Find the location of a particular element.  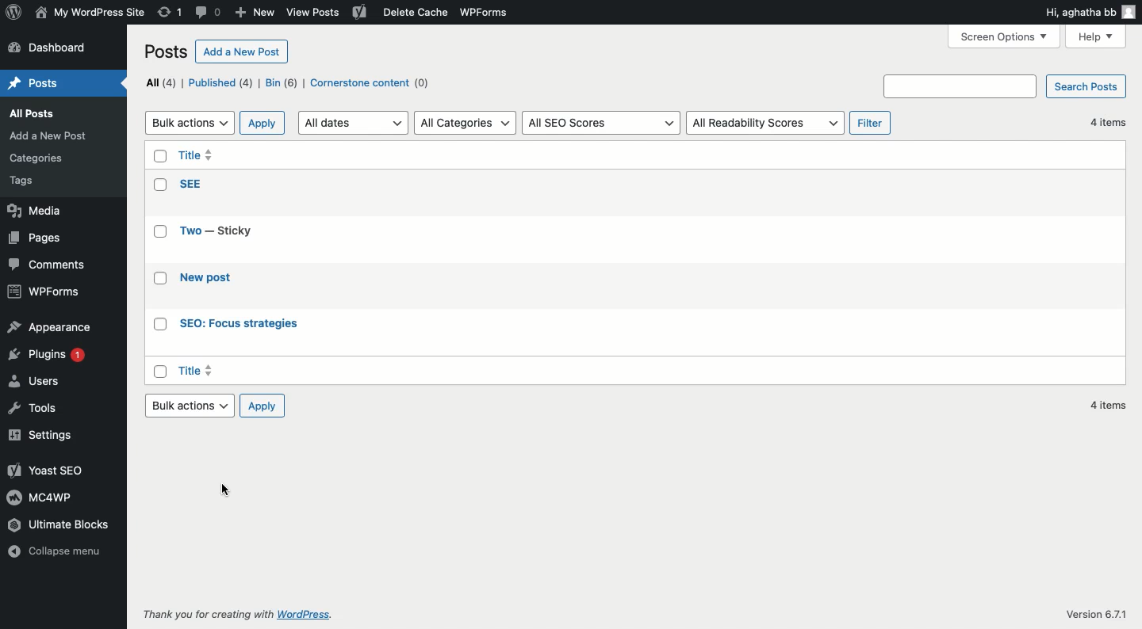

Search posts is located at coordinates (1088, 86).